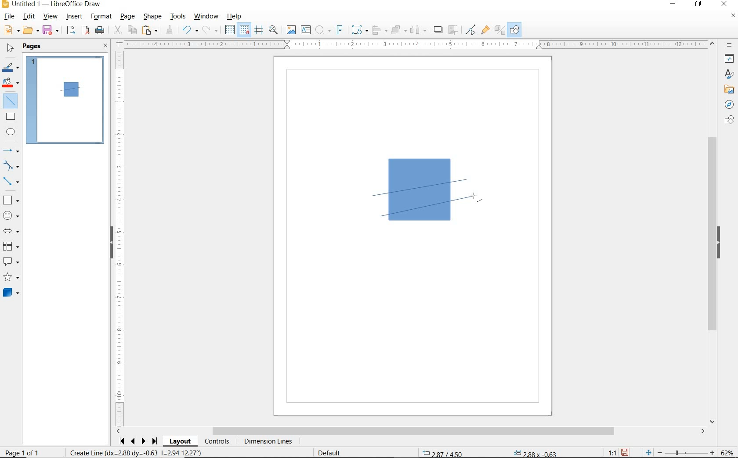  What do you see at coordinates (139, 441) in the screenshot?
I see `SCROLL NEXT` at bounding box center [139, 441].